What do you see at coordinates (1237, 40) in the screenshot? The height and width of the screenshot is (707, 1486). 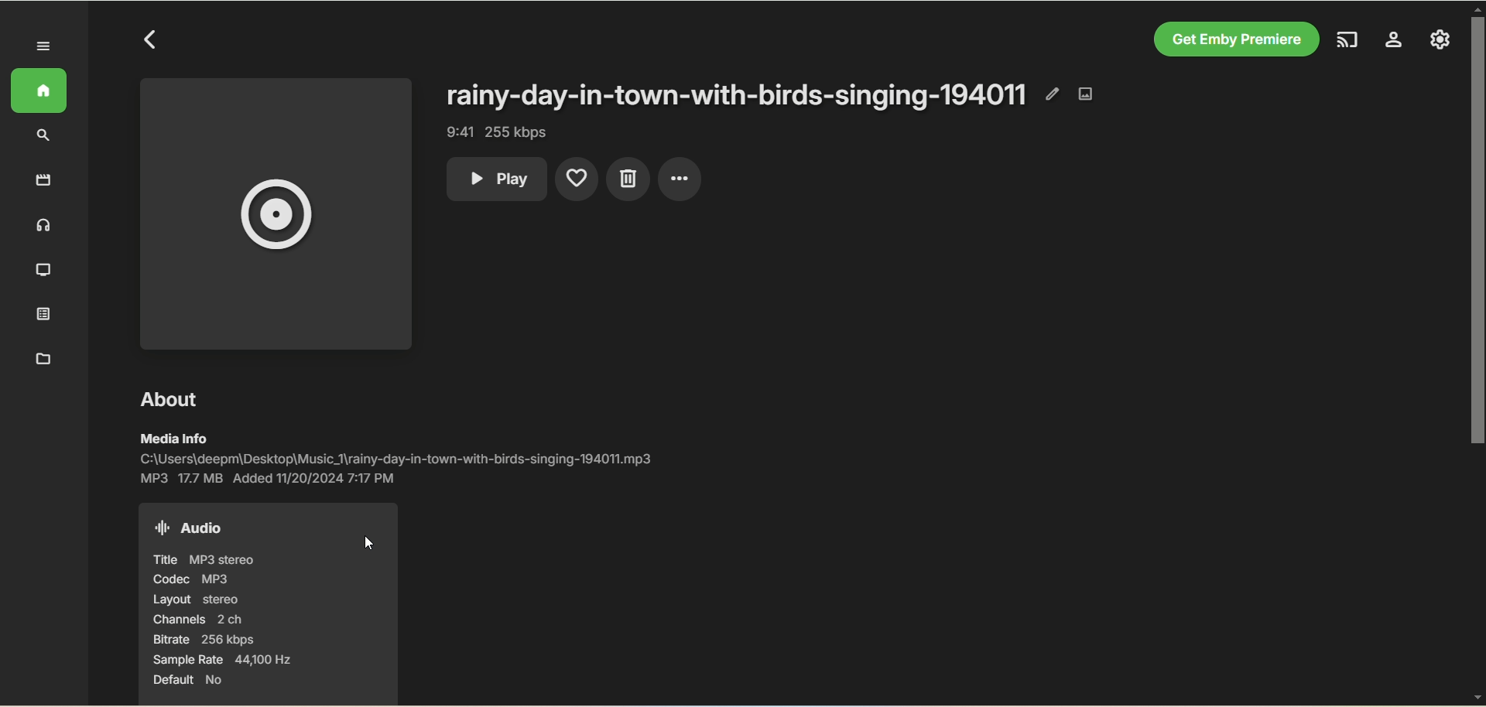 I see `get emby premiere` at bounding box center [1237, 40].